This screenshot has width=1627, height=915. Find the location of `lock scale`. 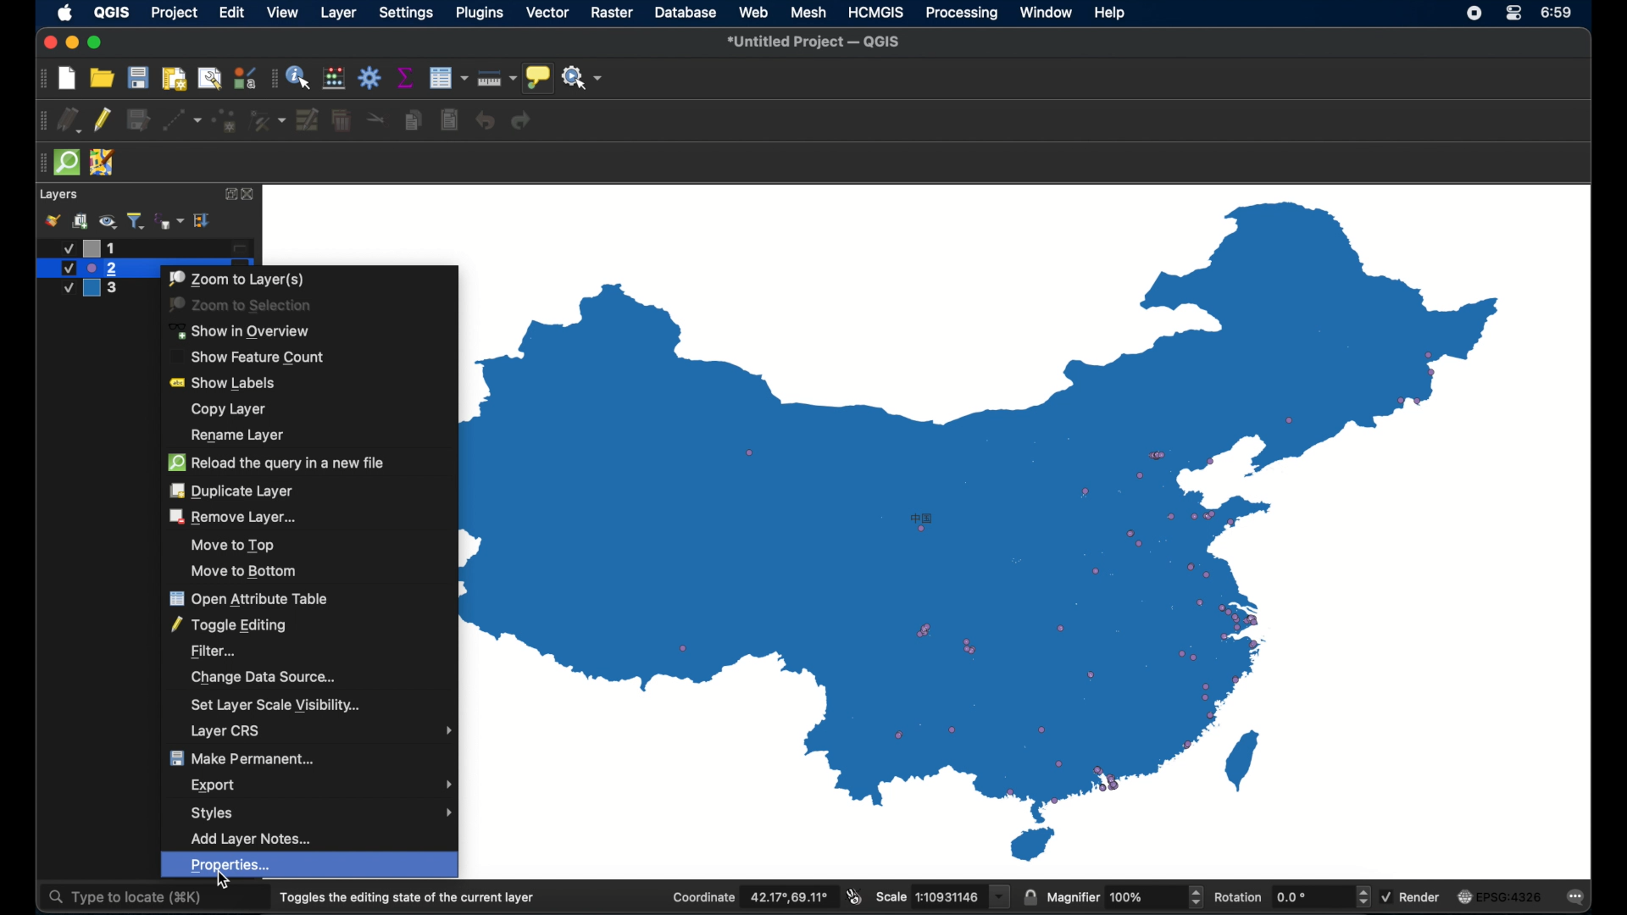

lock scale is located at coordinates (1030, 897).